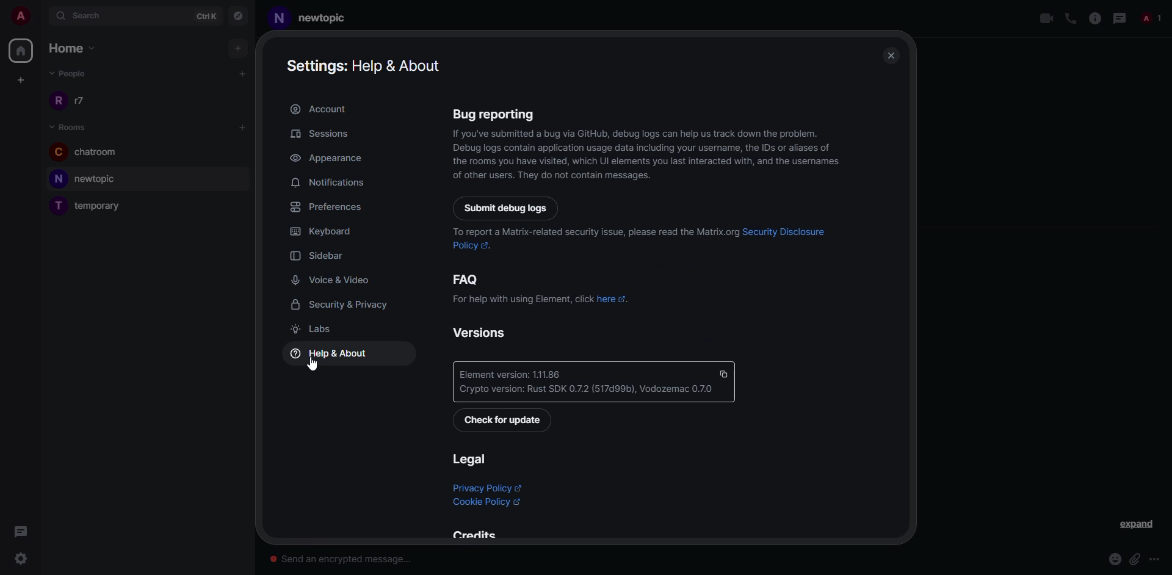 Image resolution: width=1172 pixels, height=575 pixels. What do you see at coordinates (206, 16) in the screenshot?
I see `ctrlK` at bounding box center [206, 16].